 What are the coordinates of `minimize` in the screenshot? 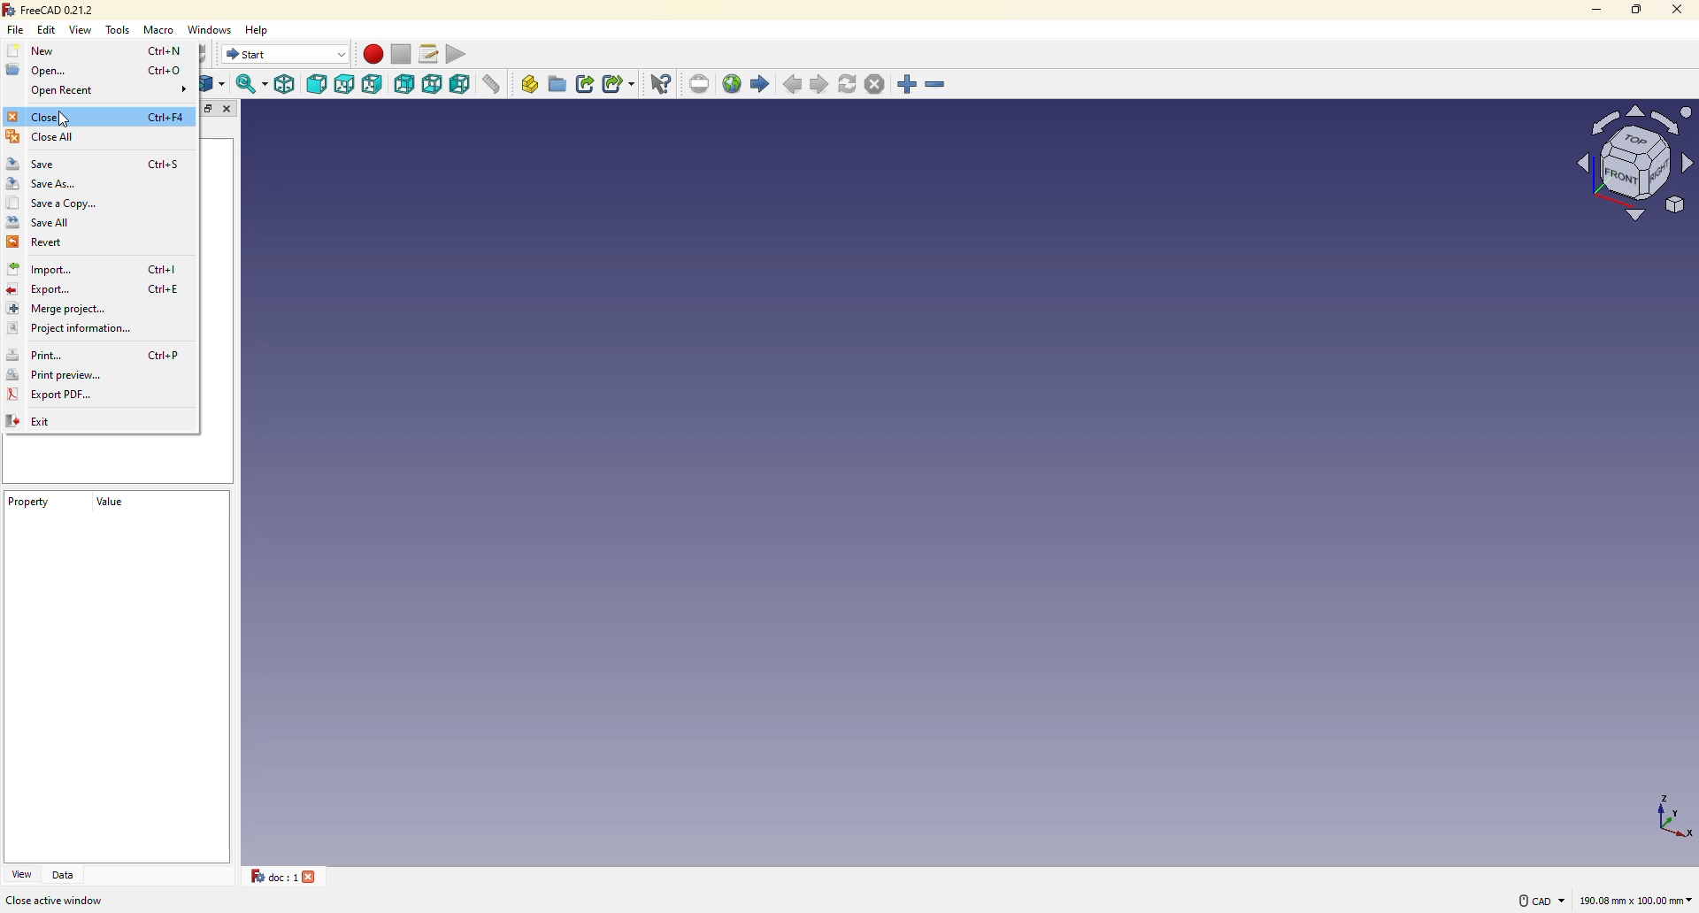 It's located at (1595, 9).